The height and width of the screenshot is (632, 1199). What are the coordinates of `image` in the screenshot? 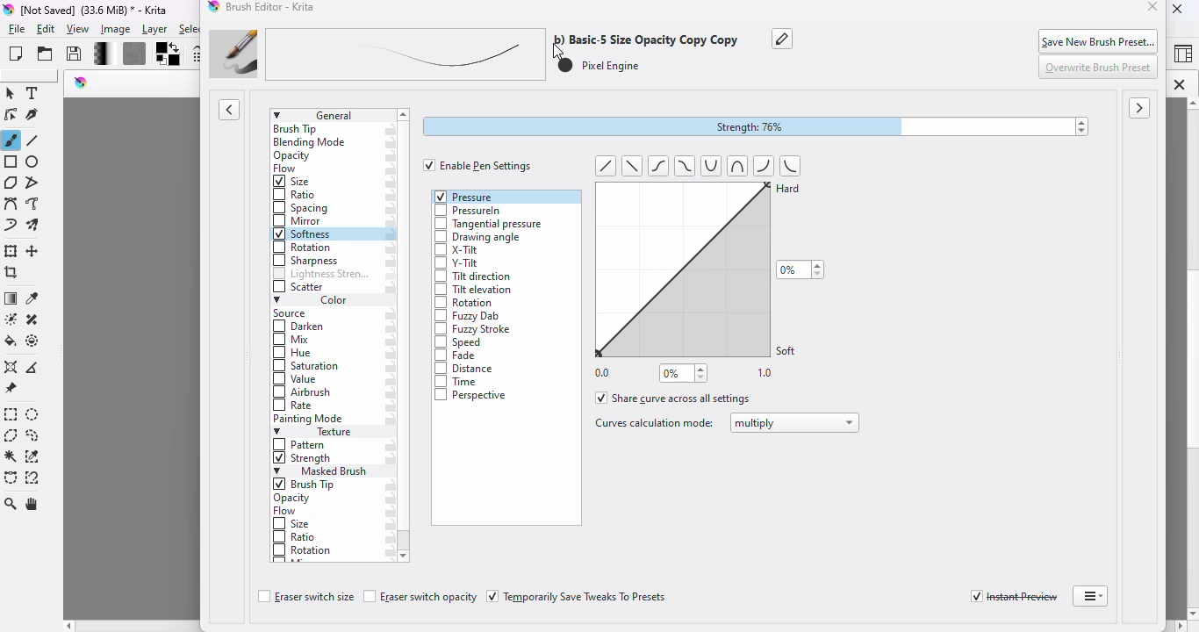 It's located at (116, 29).